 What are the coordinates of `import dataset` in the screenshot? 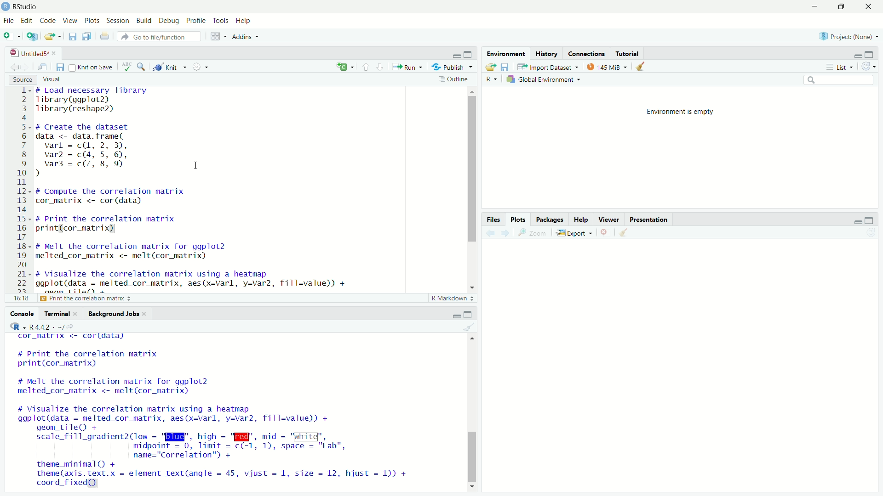 It's located at (548, 67).